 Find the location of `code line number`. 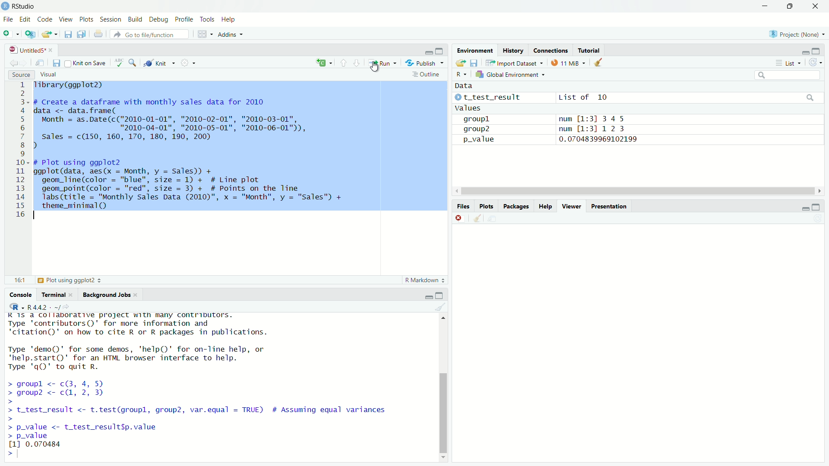

code line number is located at coordinates (22, 151).